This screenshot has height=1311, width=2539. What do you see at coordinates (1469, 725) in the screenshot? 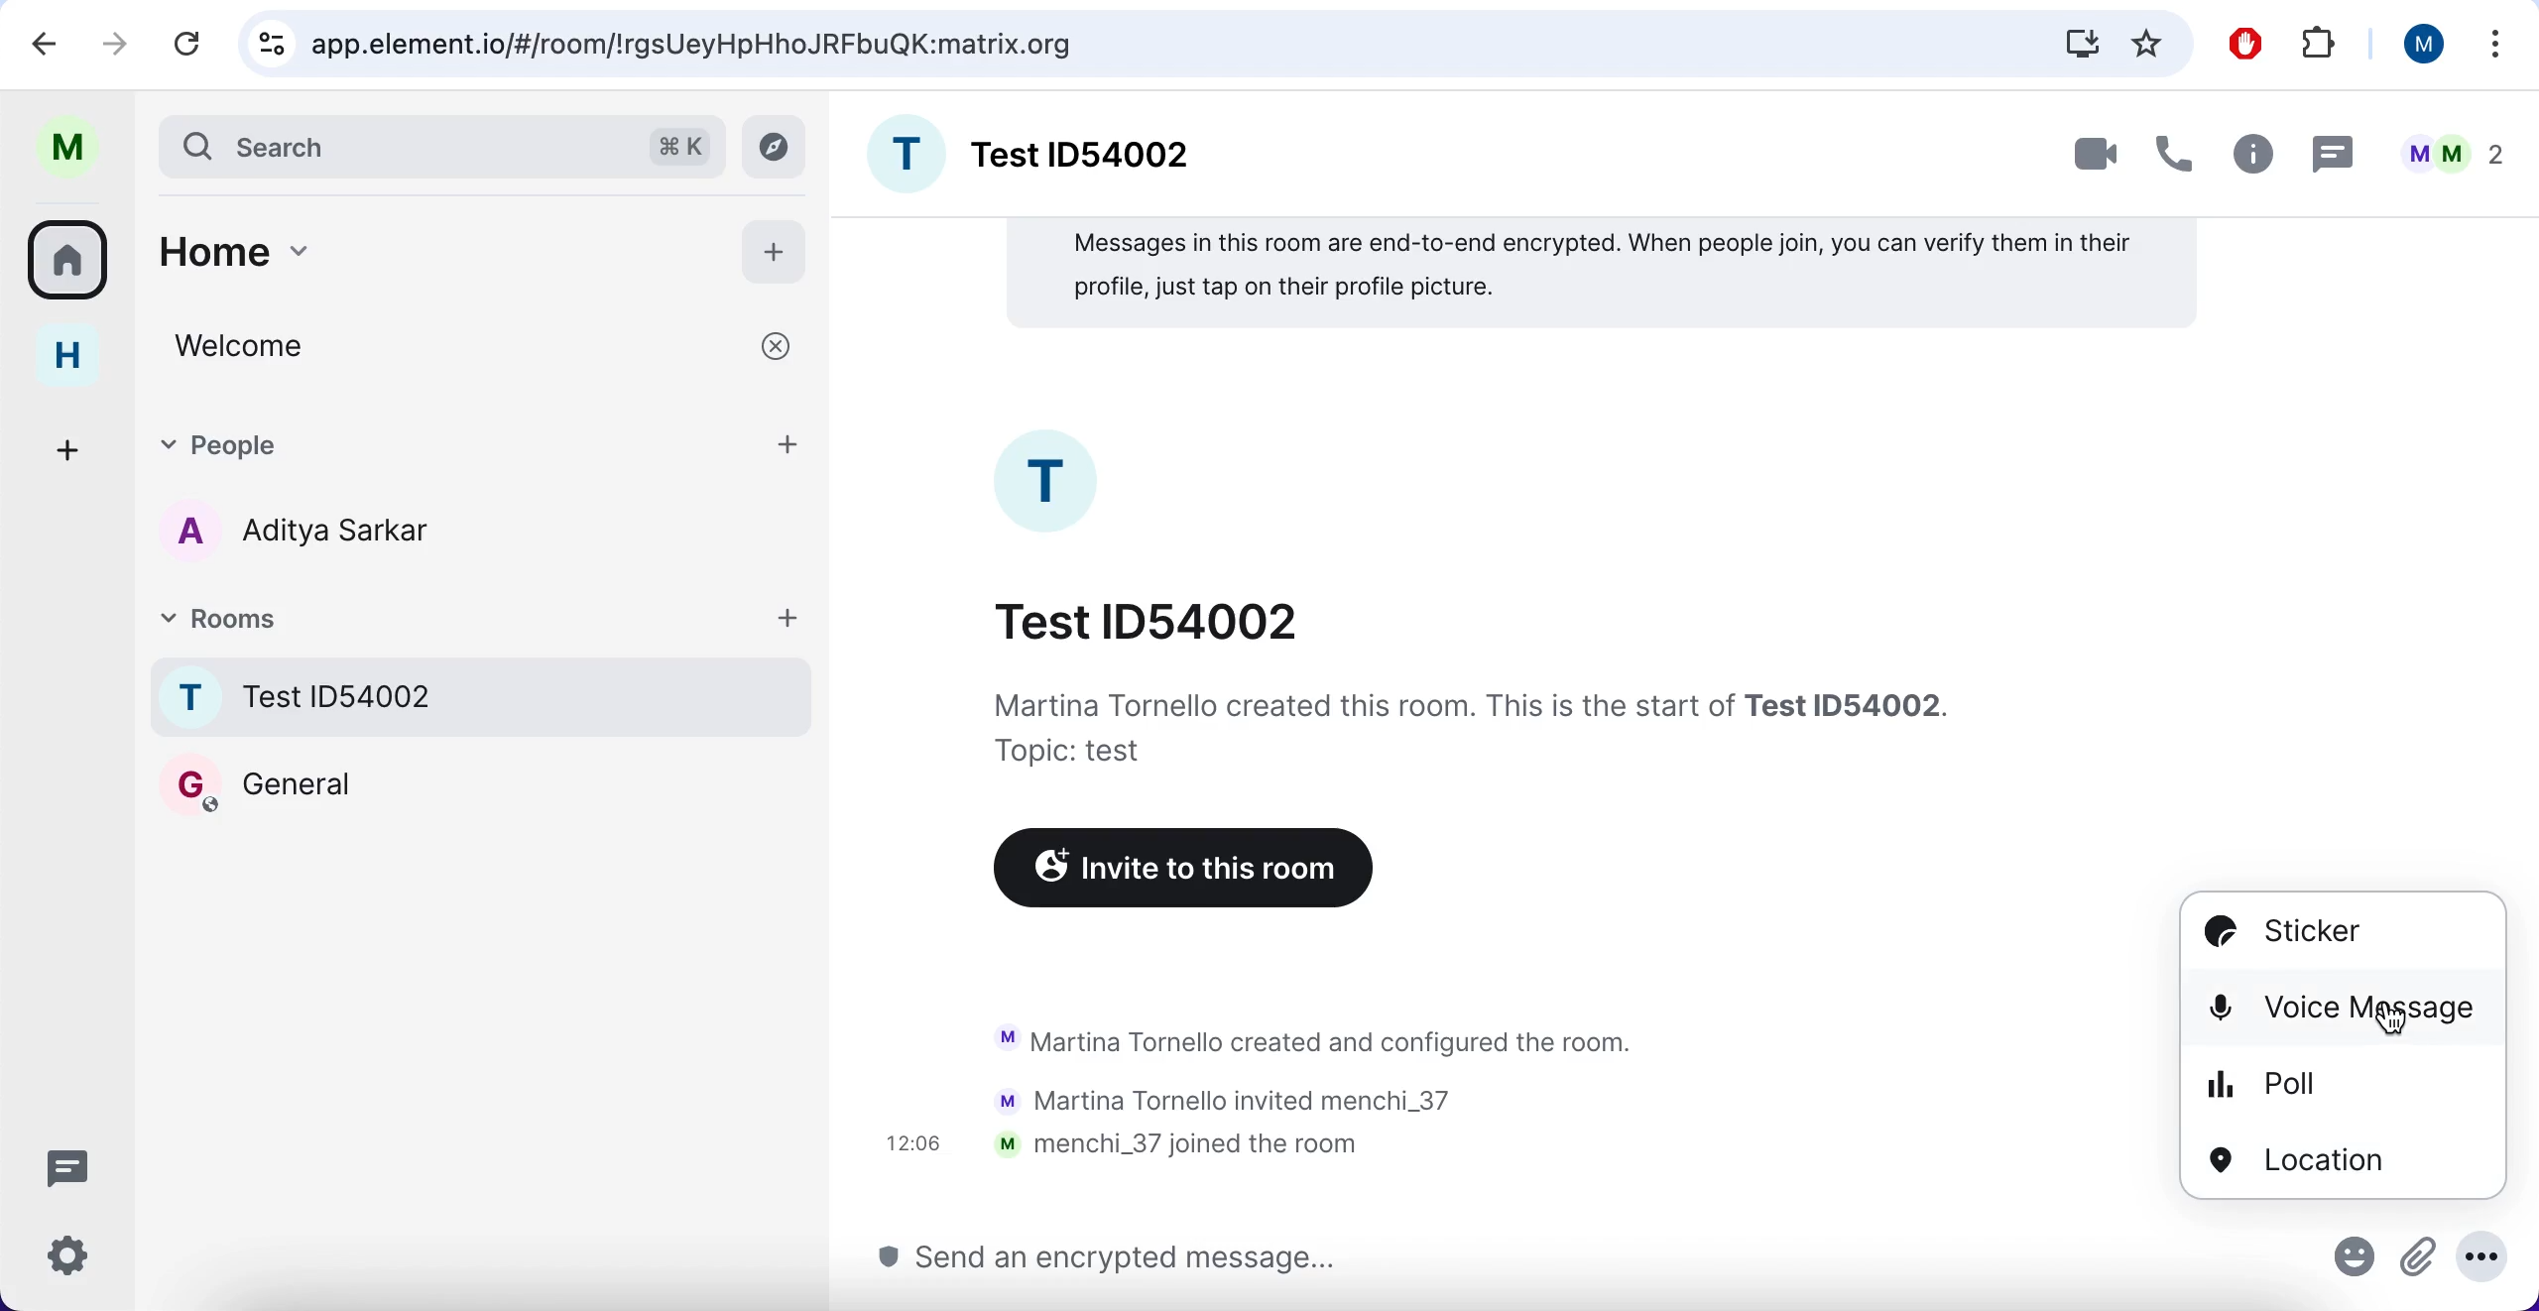
I see `information` at bounding box center [1469, 725].